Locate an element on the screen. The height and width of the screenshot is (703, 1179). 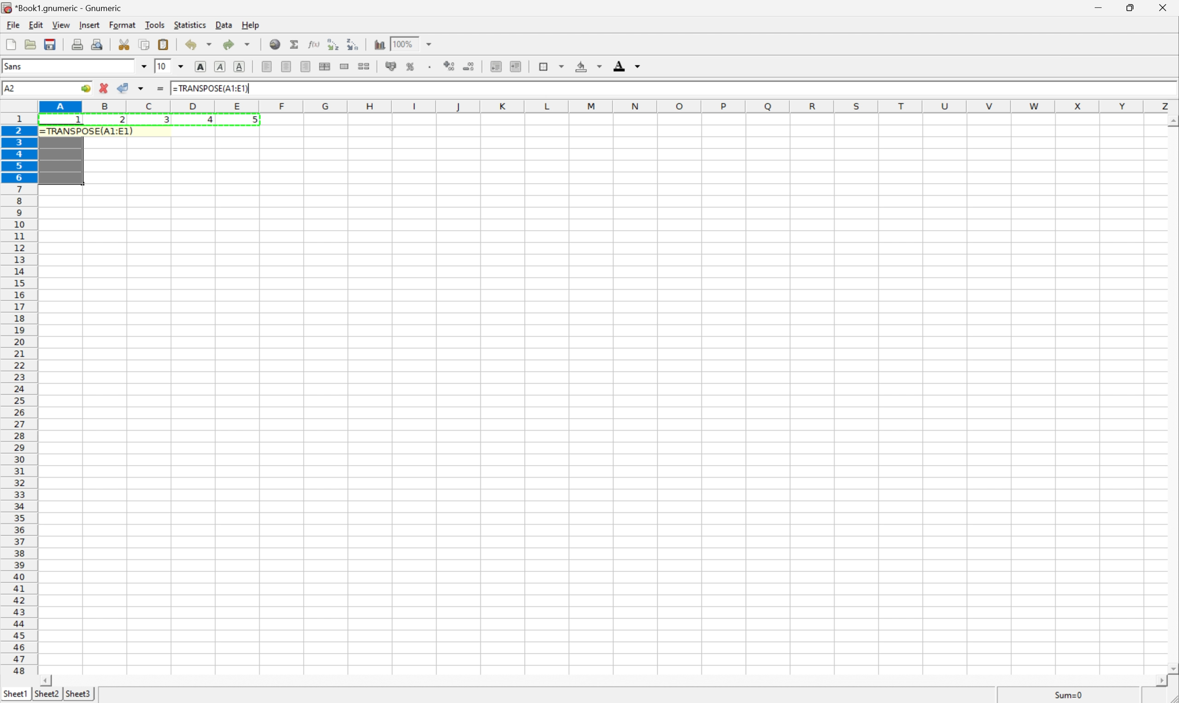
5 is located at coordinates (253, 122).